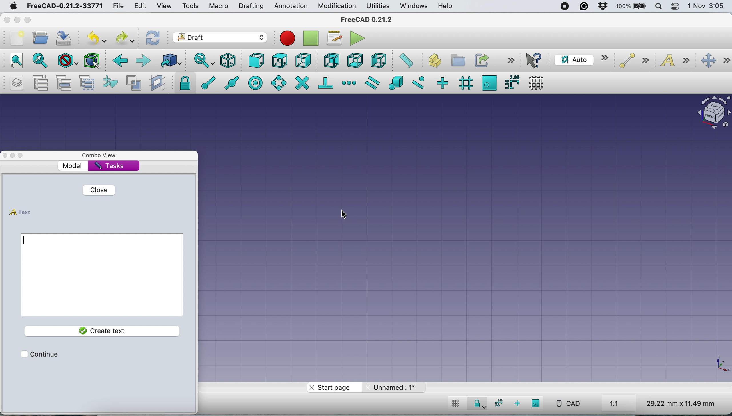  Describe the element at coordinates (63, 37) in the screenshot. I see `save` at that location.